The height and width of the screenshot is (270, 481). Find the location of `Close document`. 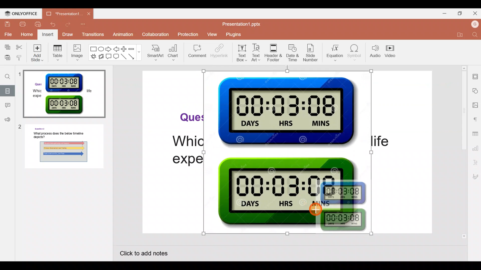

Close document is located at coordinates (88, 14).